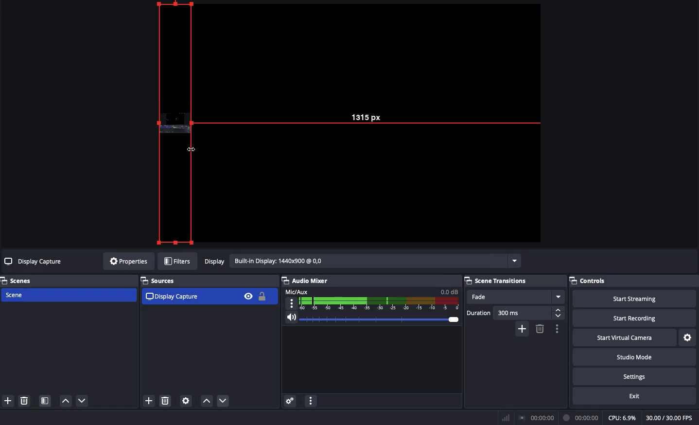  I want to click on Up, so click(206, 402).